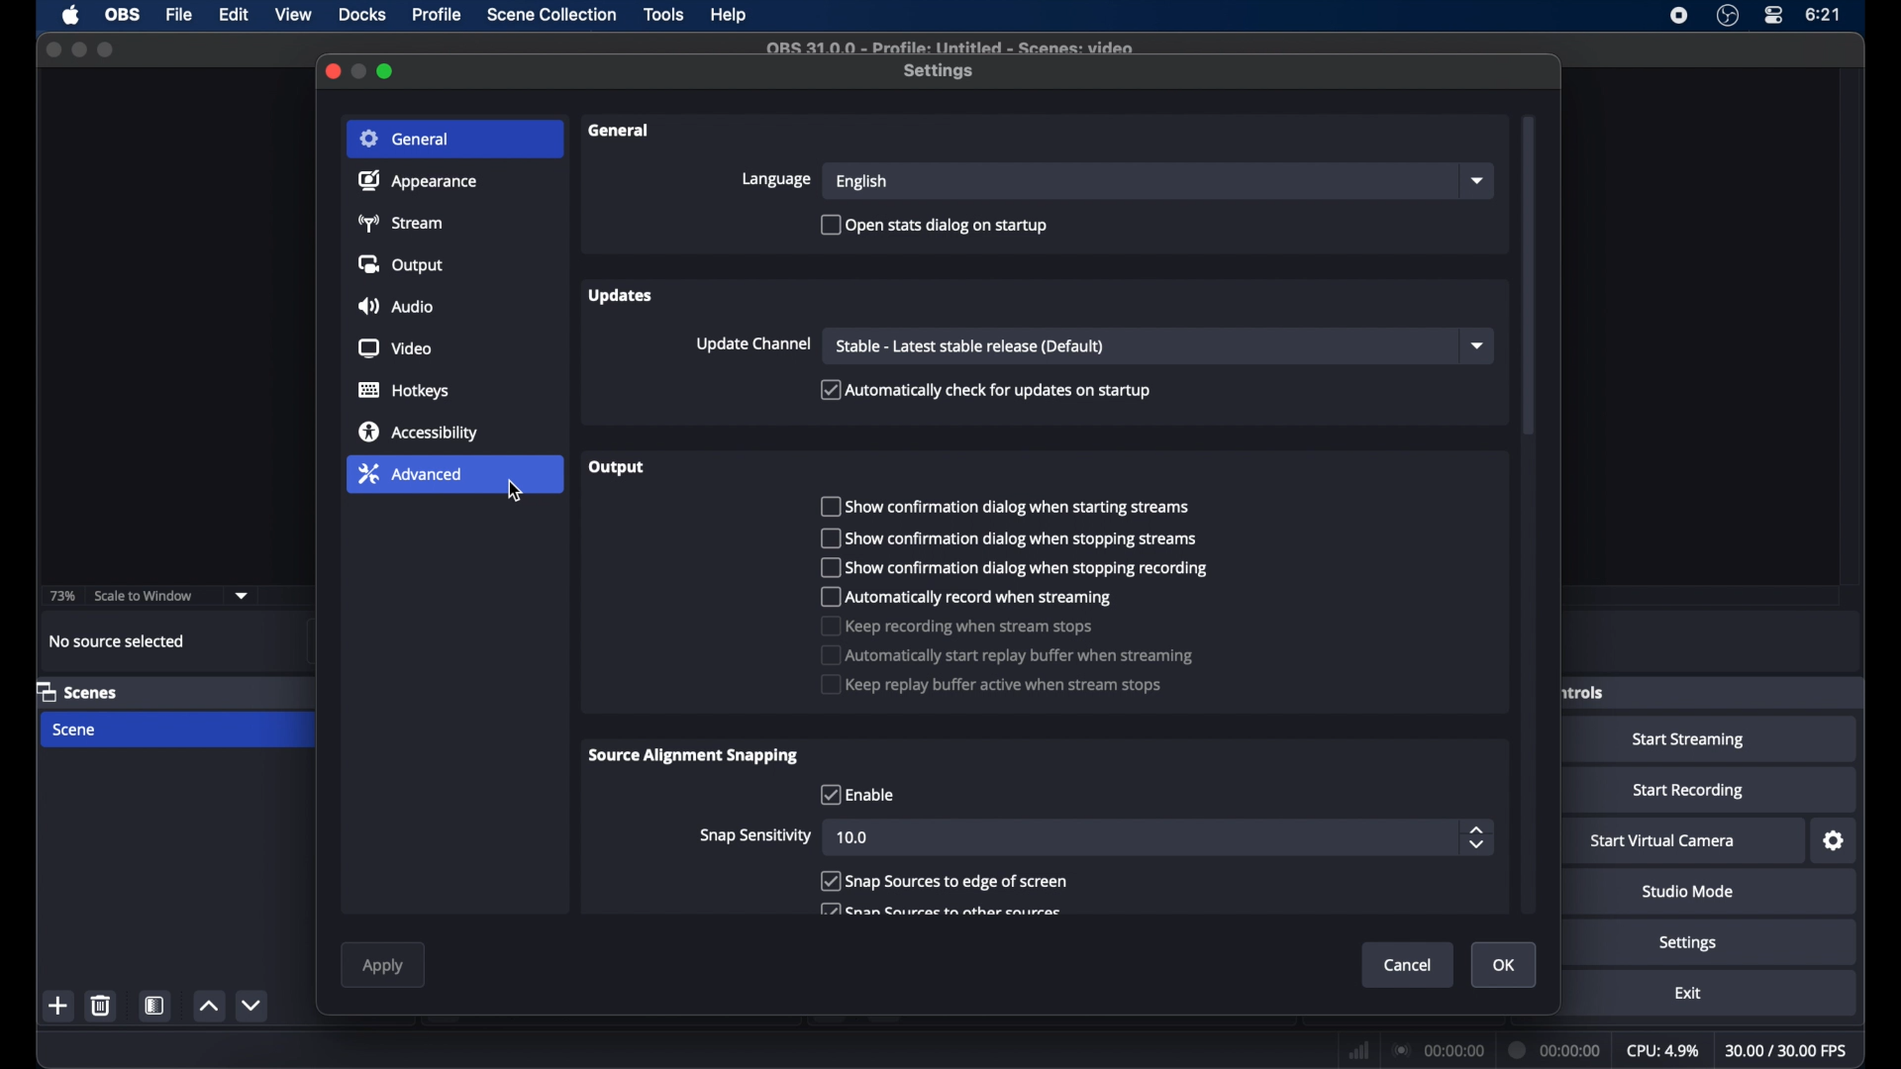 This screenshot has height=1069, width=1901. Describe the element at coordinates (1477, 837) in the screenshot. I see `stepper buttons` at that location.